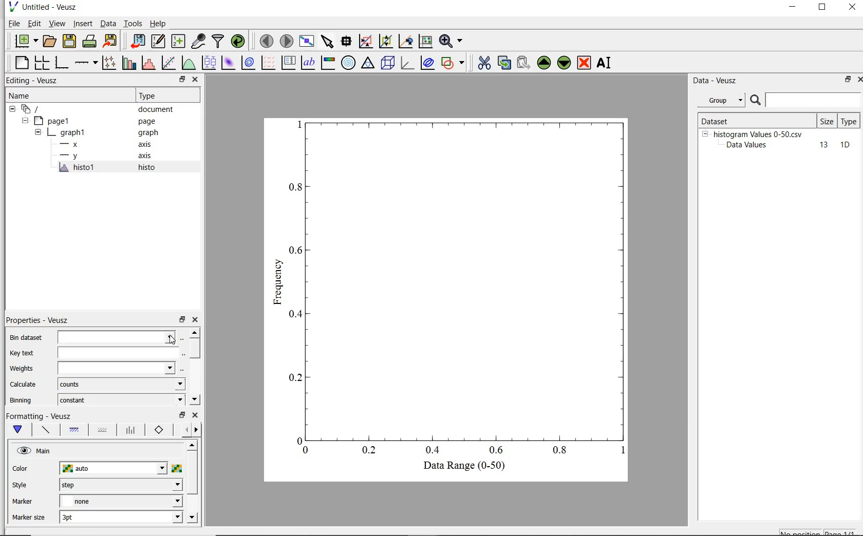 The height and width of the screenshot is (536, 863). Describe the element at coordinates (59, 23) in the screenshot. I see `view` at that location.